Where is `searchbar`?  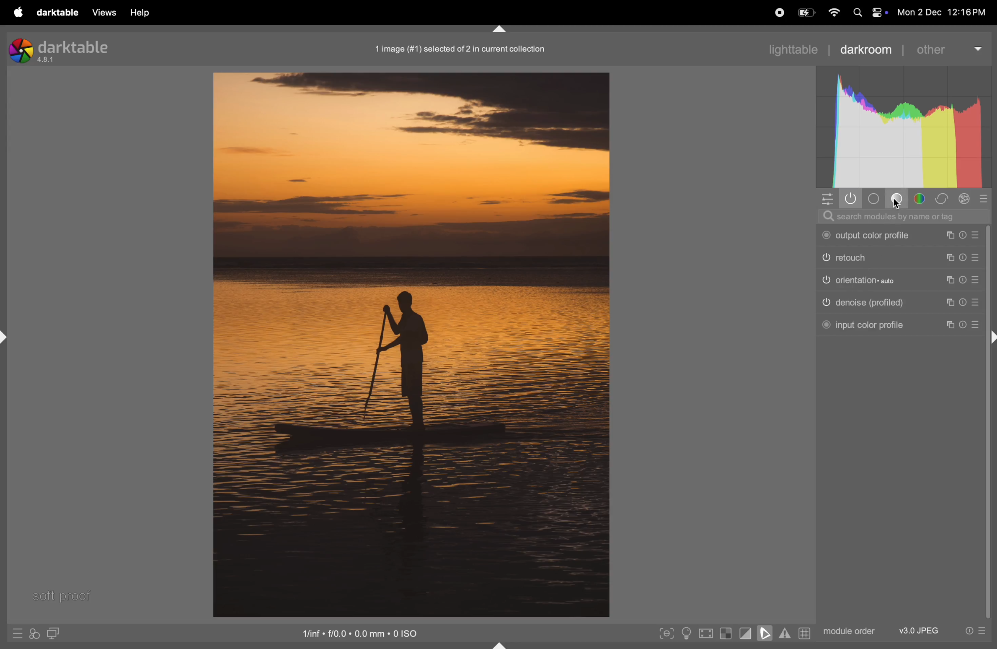 searchbar is located at coordinates (904, 216).